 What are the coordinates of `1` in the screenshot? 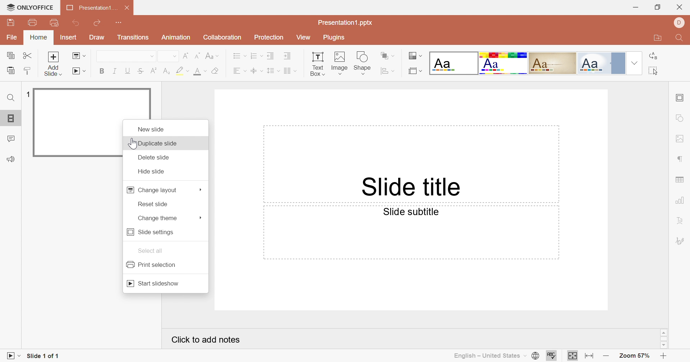 It's located at (26, 92).